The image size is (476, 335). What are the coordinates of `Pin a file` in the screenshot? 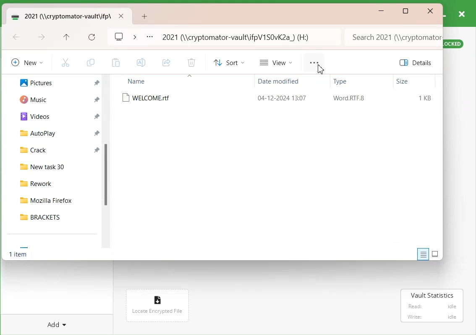 It's located at (97, 150).